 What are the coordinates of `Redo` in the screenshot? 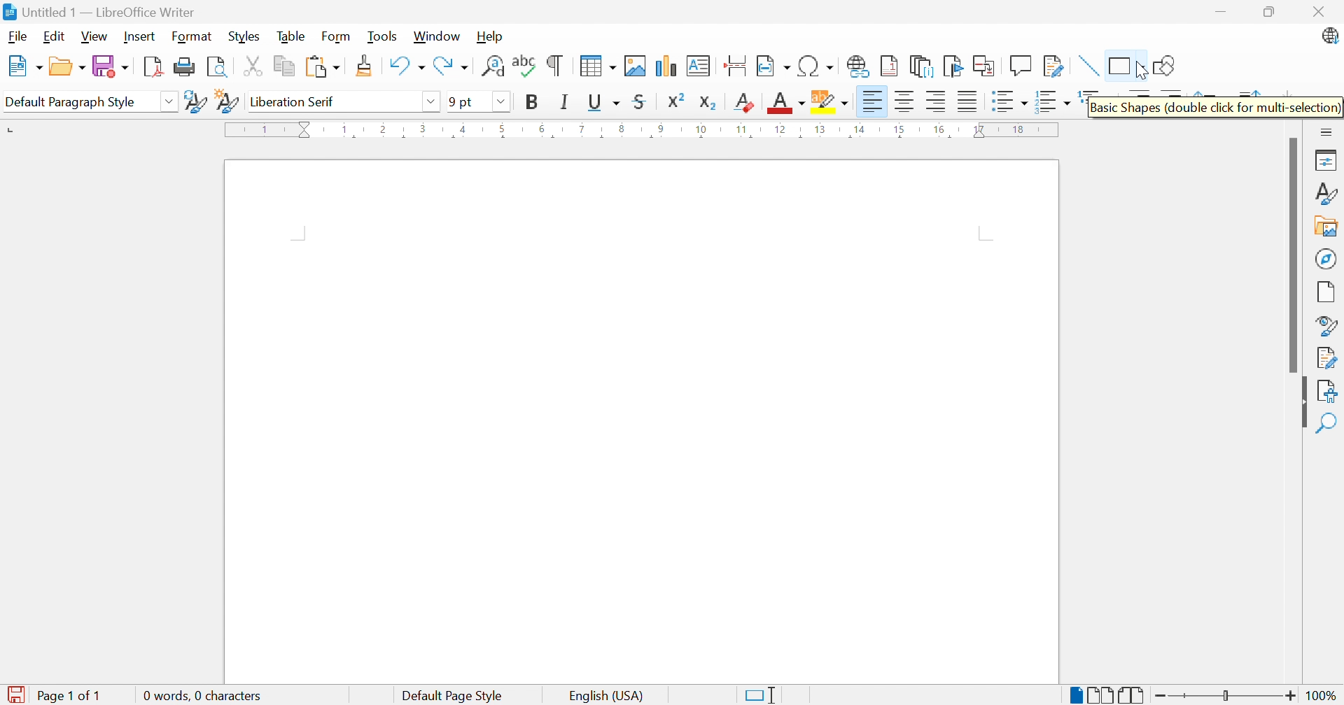 It's located at (451, 66).